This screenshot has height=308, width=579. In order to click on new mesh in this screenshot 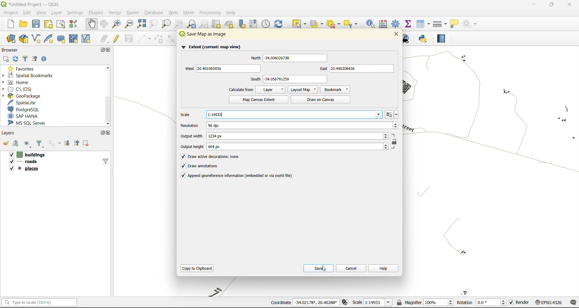, I will do `click(74, 39)`.